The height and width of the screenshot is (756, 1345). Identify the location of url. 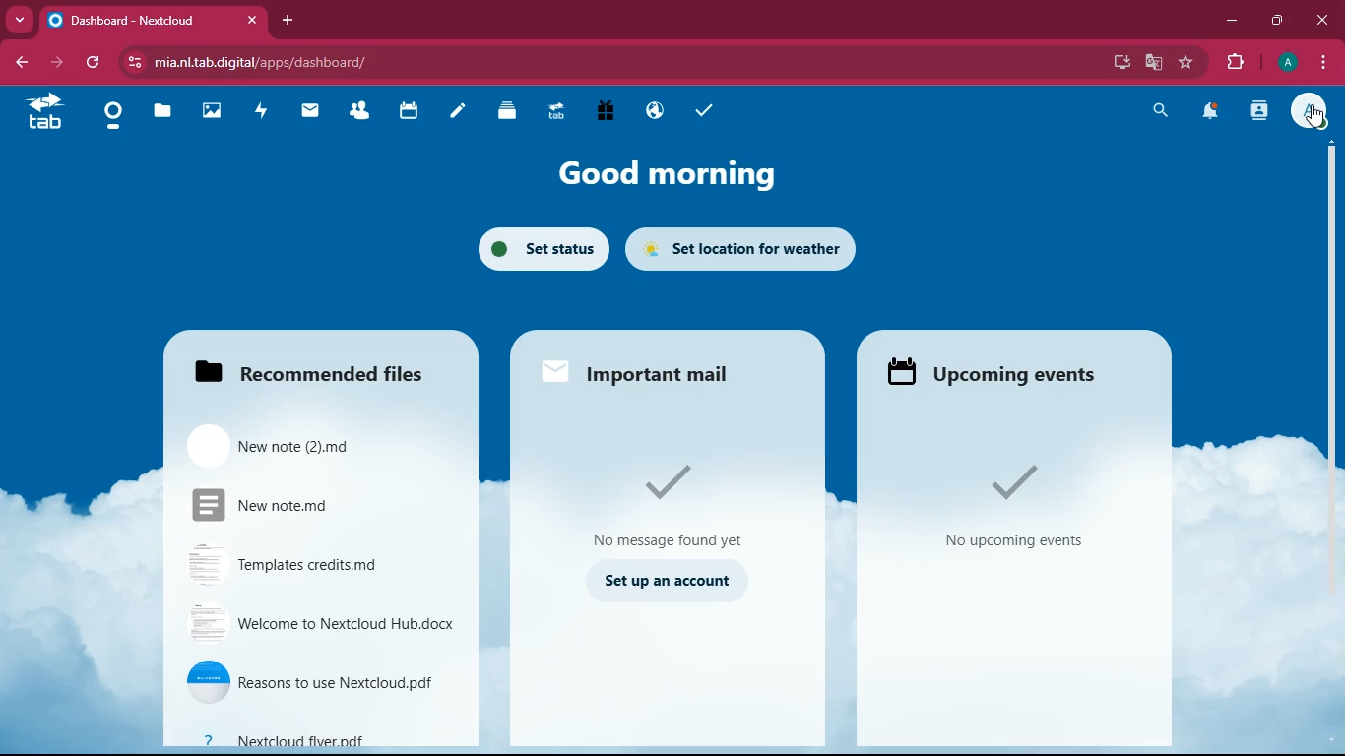
(357, 60).